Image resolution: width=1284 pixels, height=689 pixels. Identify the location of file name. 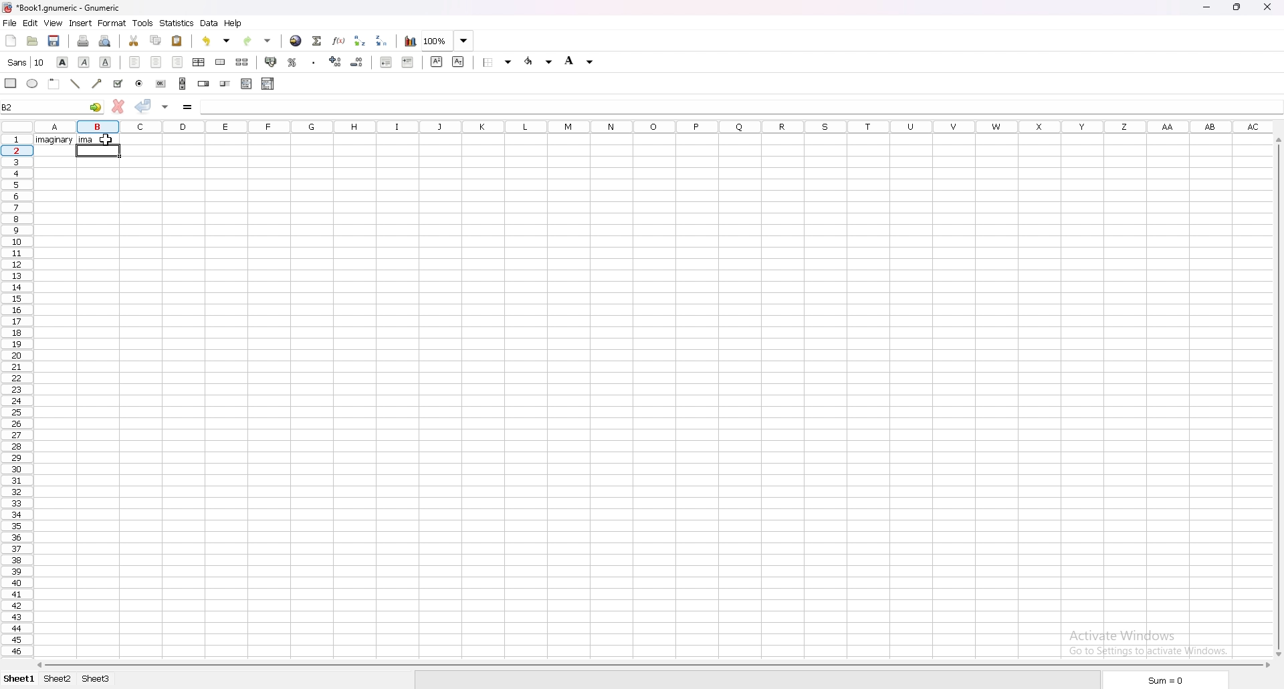
(62, 8).